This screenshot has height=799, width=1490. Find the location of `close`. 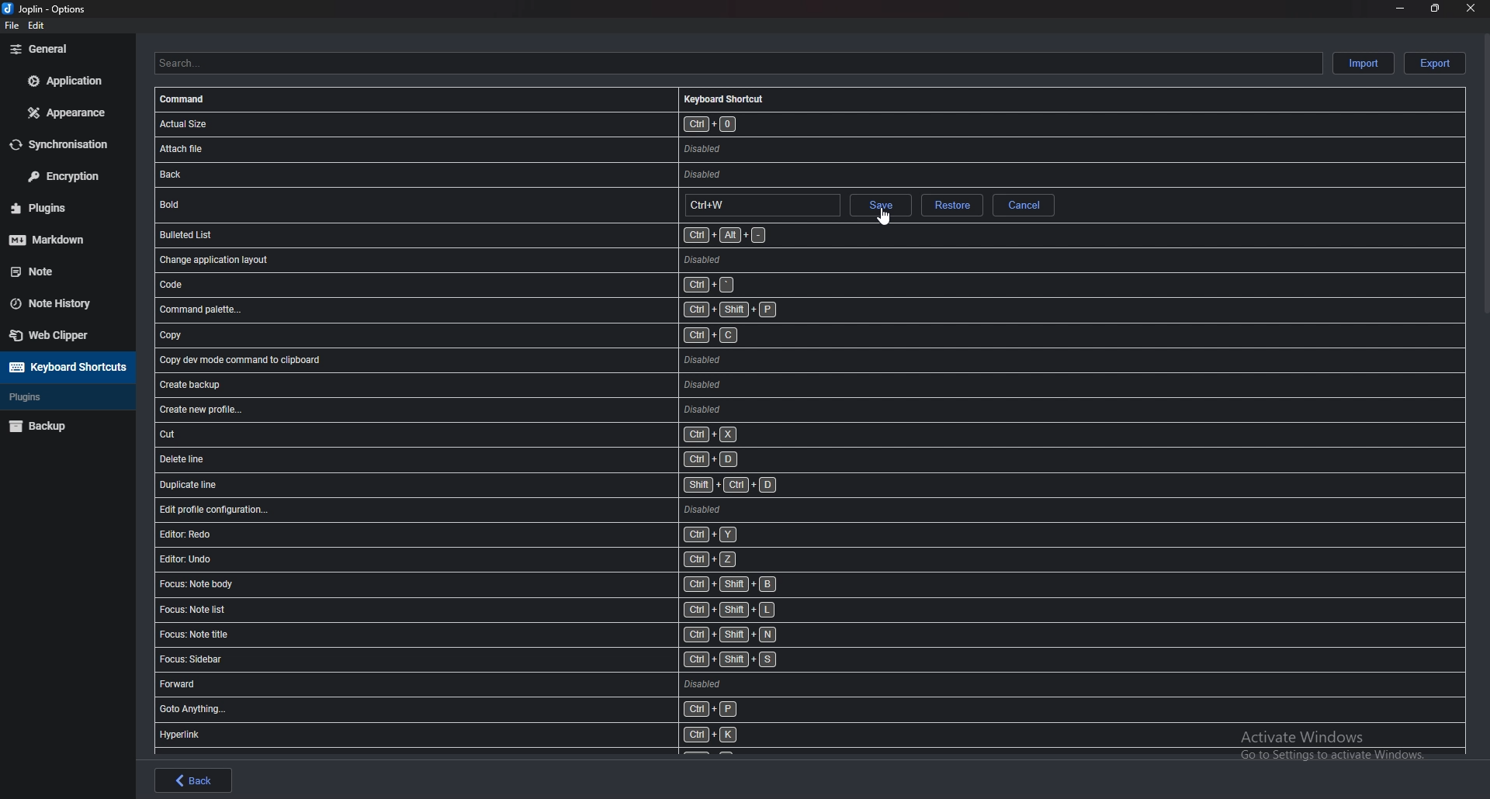

close is located at coordinates (1471, 7).